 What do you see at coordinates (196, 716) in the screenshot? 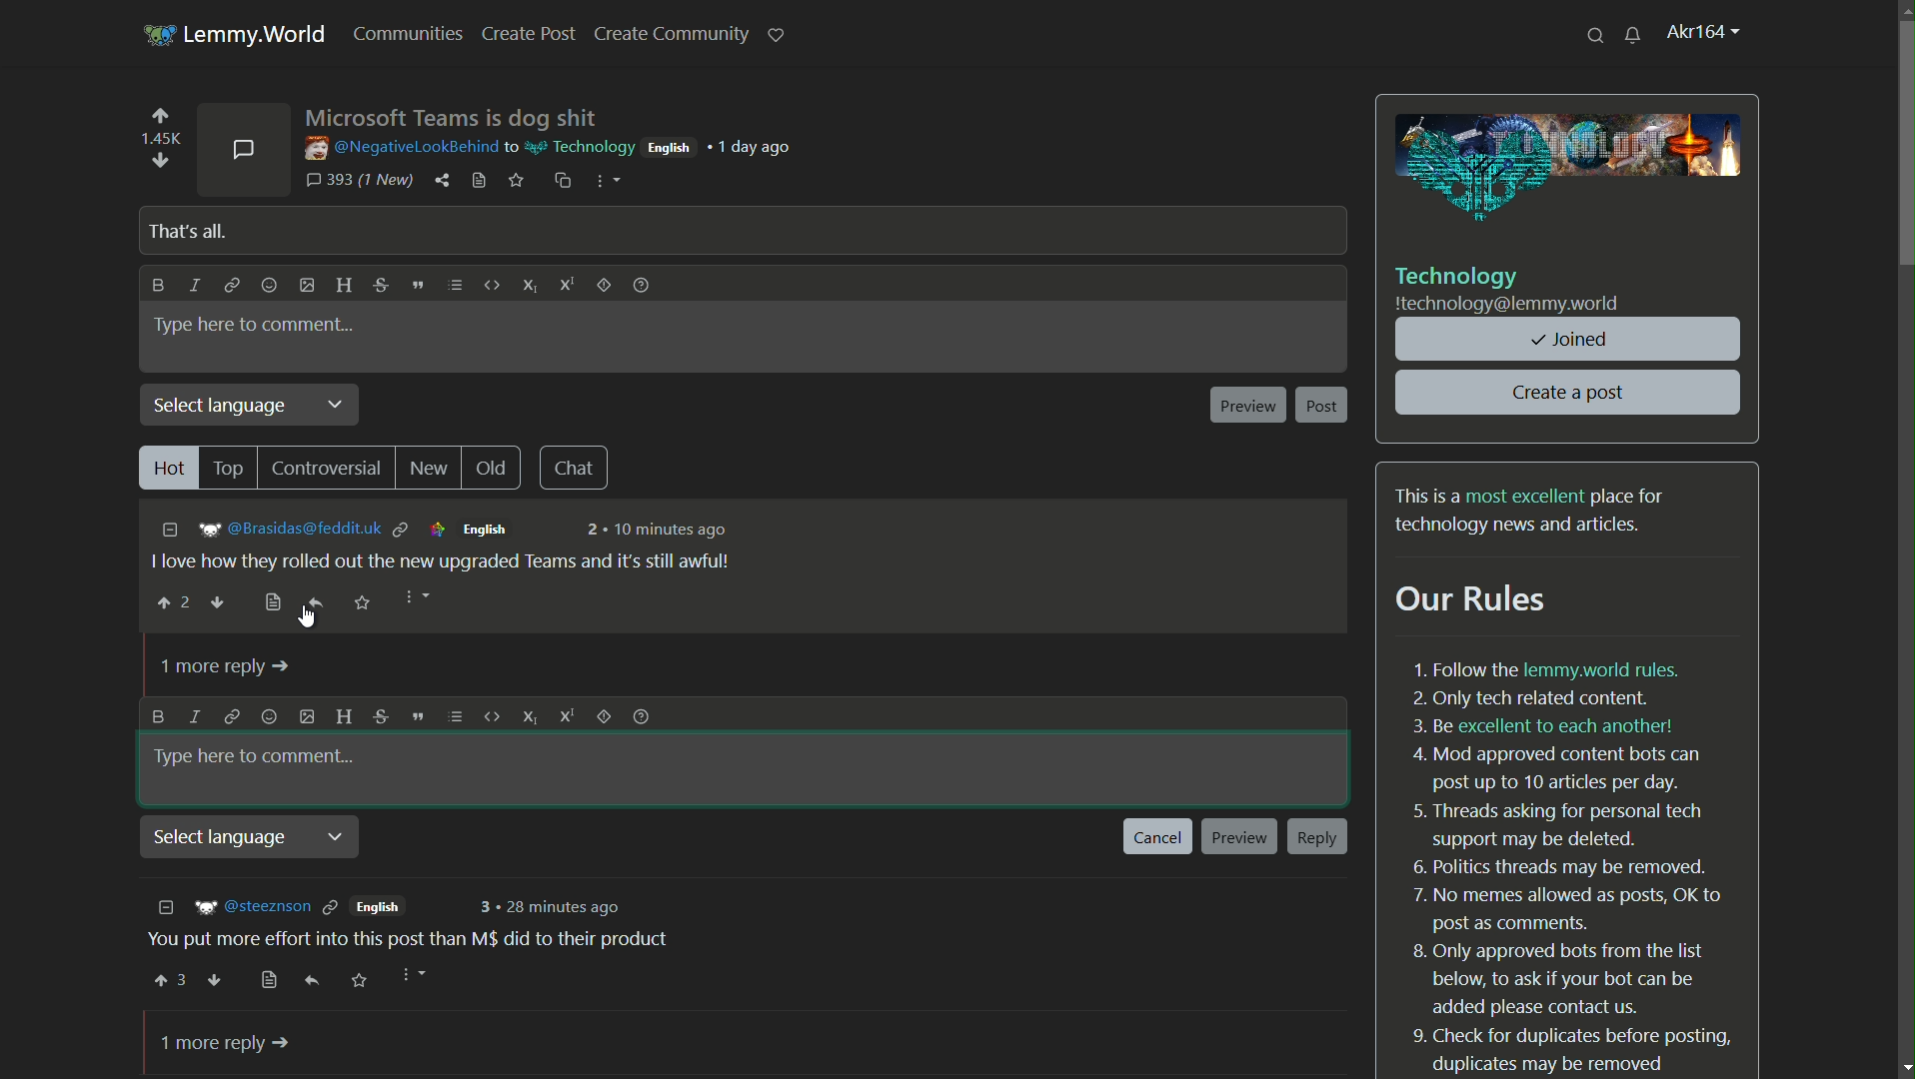
I see `italic` at bounding box center [196, 716].